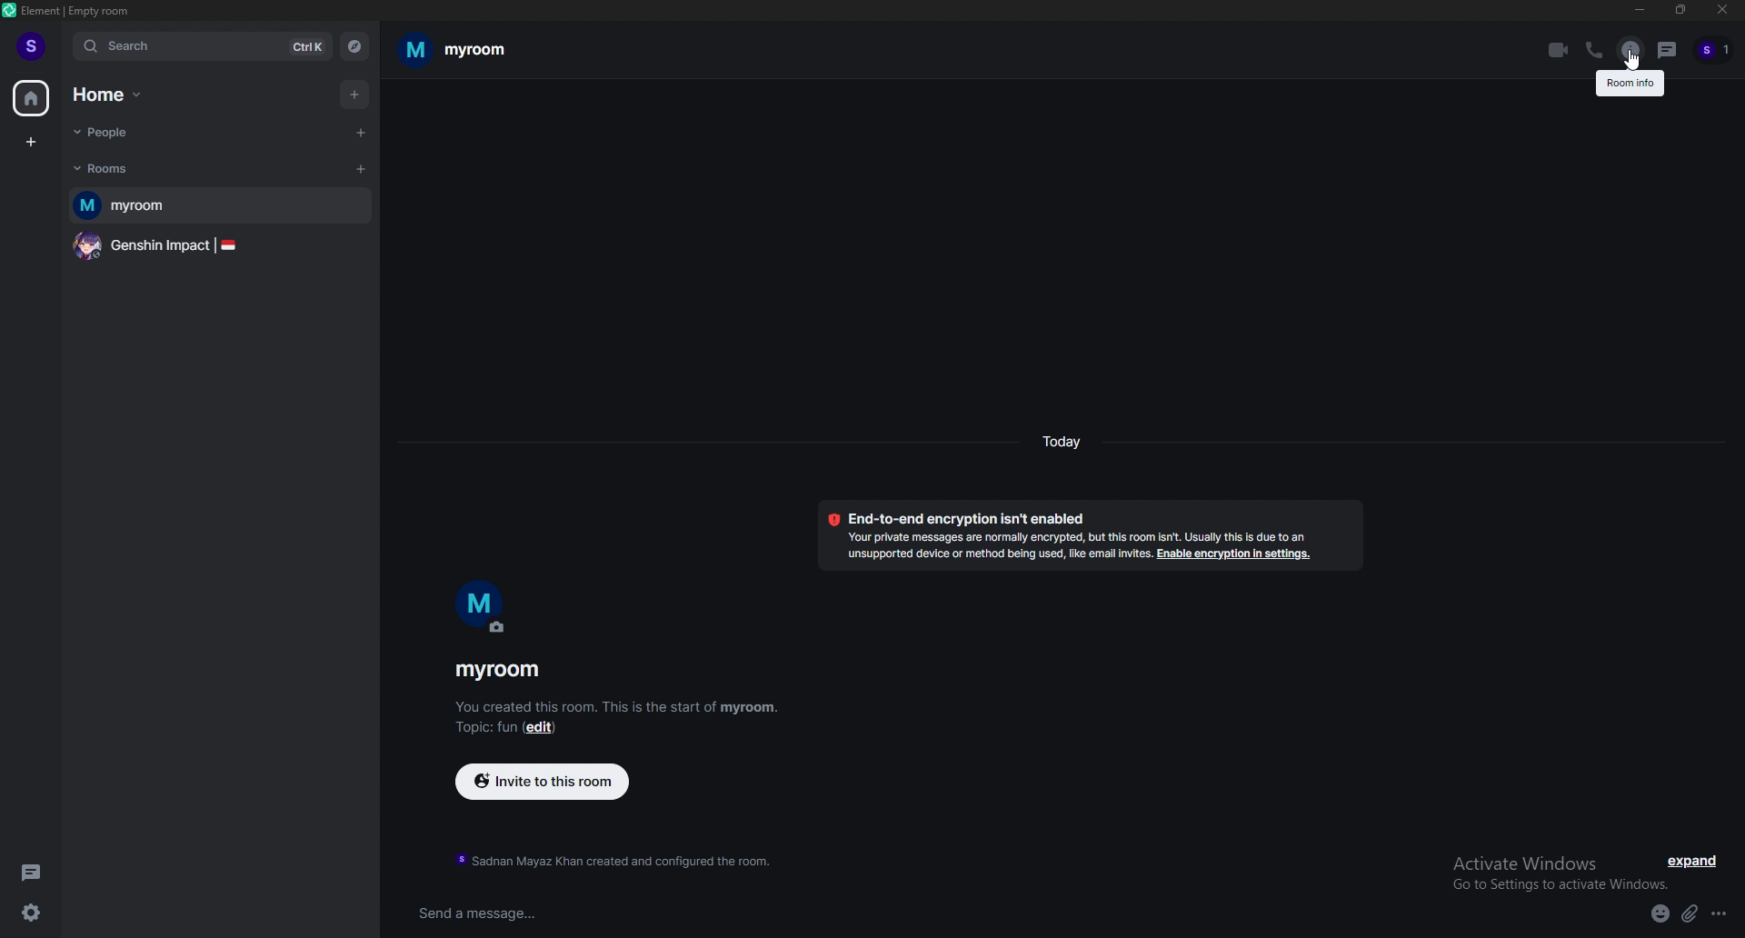  Describe the element at coordinates (1722, 11) in the screenshot. I see `close` at that location.